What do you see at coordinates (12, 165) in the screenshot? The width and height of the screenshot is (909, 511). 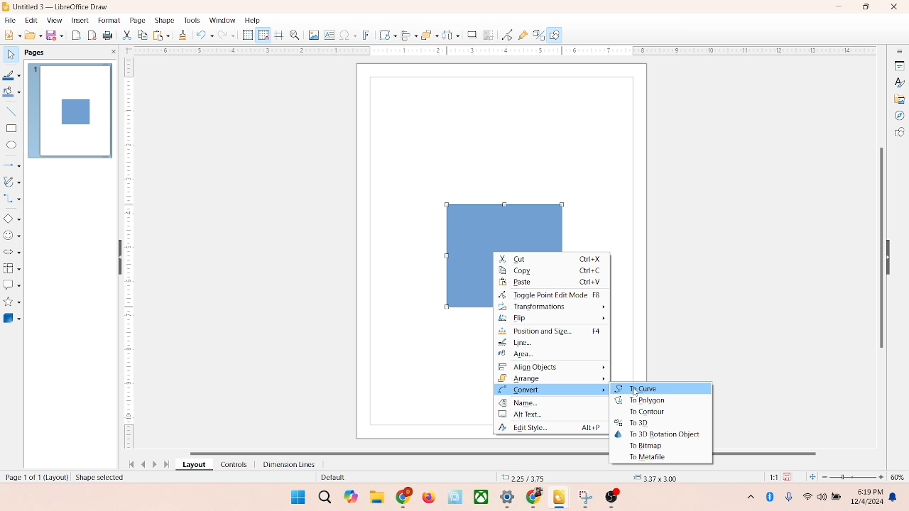 I see `lines and arrows` at bounding box center [12, 165].